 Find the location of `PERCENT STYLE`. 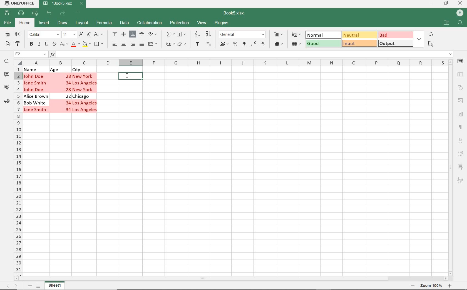

PERCENT STYLE is located at coordinates (236, 45).